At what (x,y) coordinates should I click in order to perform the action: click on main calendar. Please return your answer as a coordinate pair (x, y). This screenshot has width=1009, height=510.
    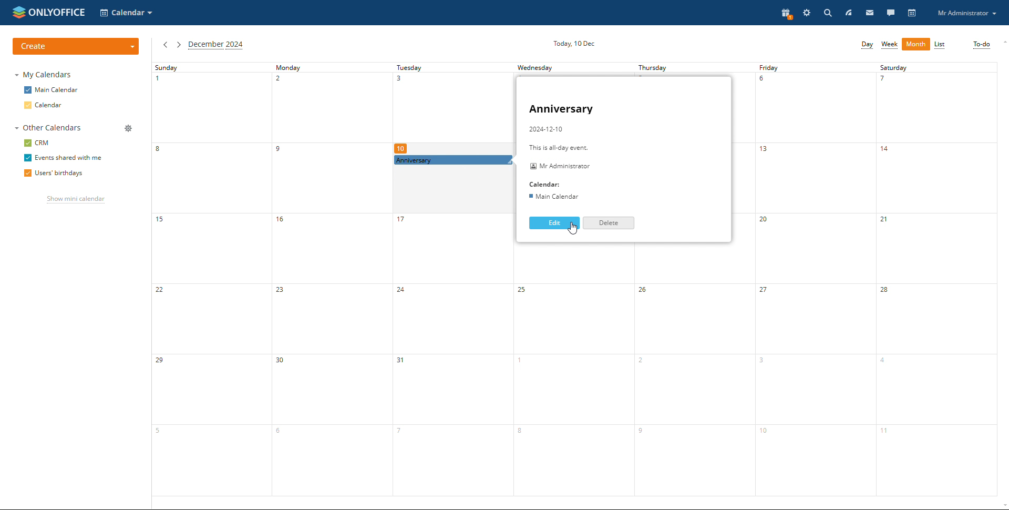
    Looking at the image, I should click on (51, 90).